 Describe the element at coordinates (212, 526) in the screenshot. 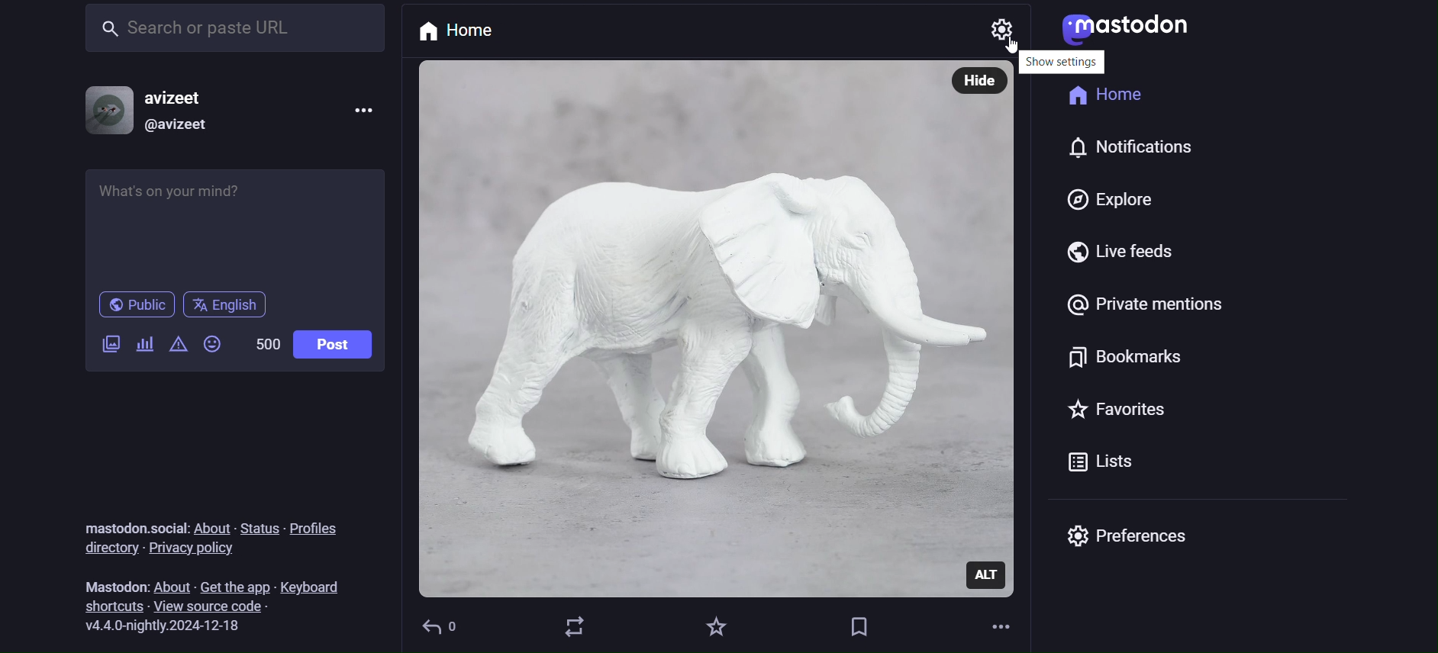

I see `About` at that location.